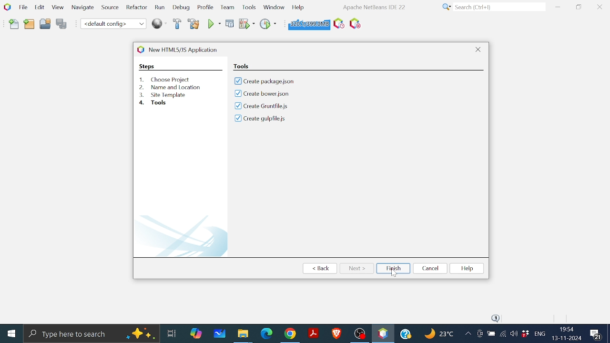 This screenshot has height=343, width=610. What do you see at coordinates (7, 7) in the screenshot?
I see `NetBeans logo` at bounding box center [7, 7].